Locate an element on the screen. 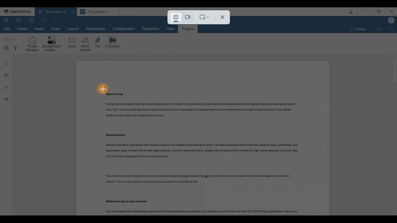 Image resolution: width=397 pixels, height=223 pixels. Working area is located at coordinates (203, 138).